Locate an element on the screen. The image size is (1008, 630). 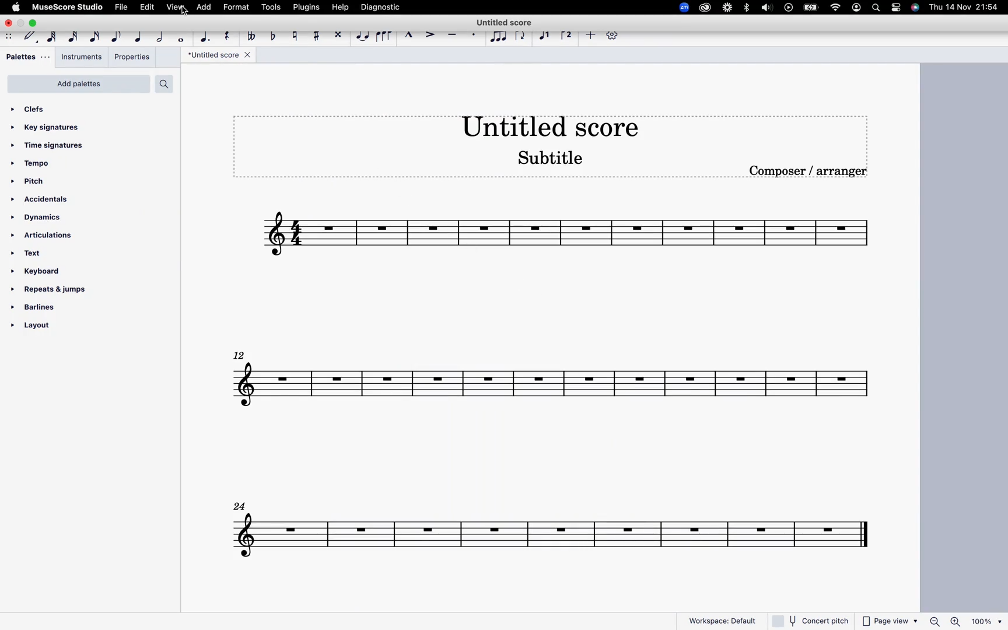
score is located at coordinates (550, 379).